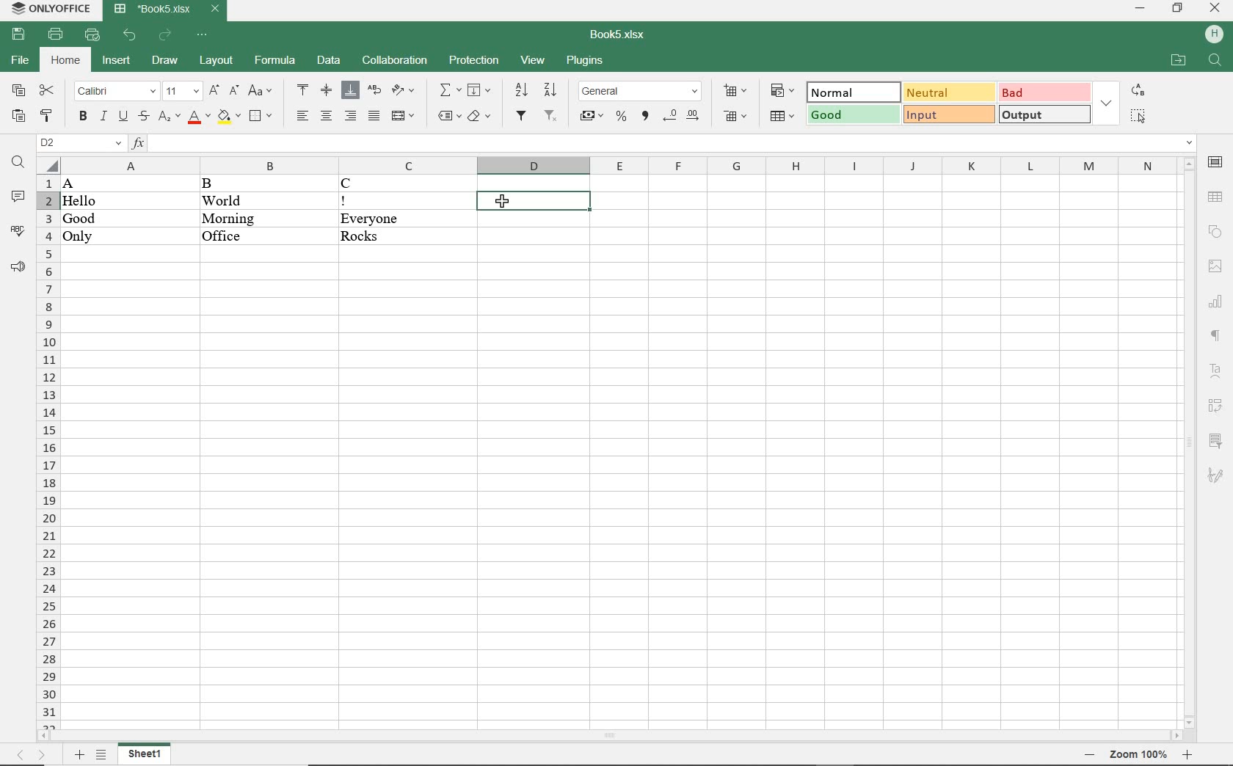 This screenshot has height=766, width=1233. What do you see at coordinates (1217, 301) in the screenshot?
I see `CHART` at bounding box center [1217, 301].